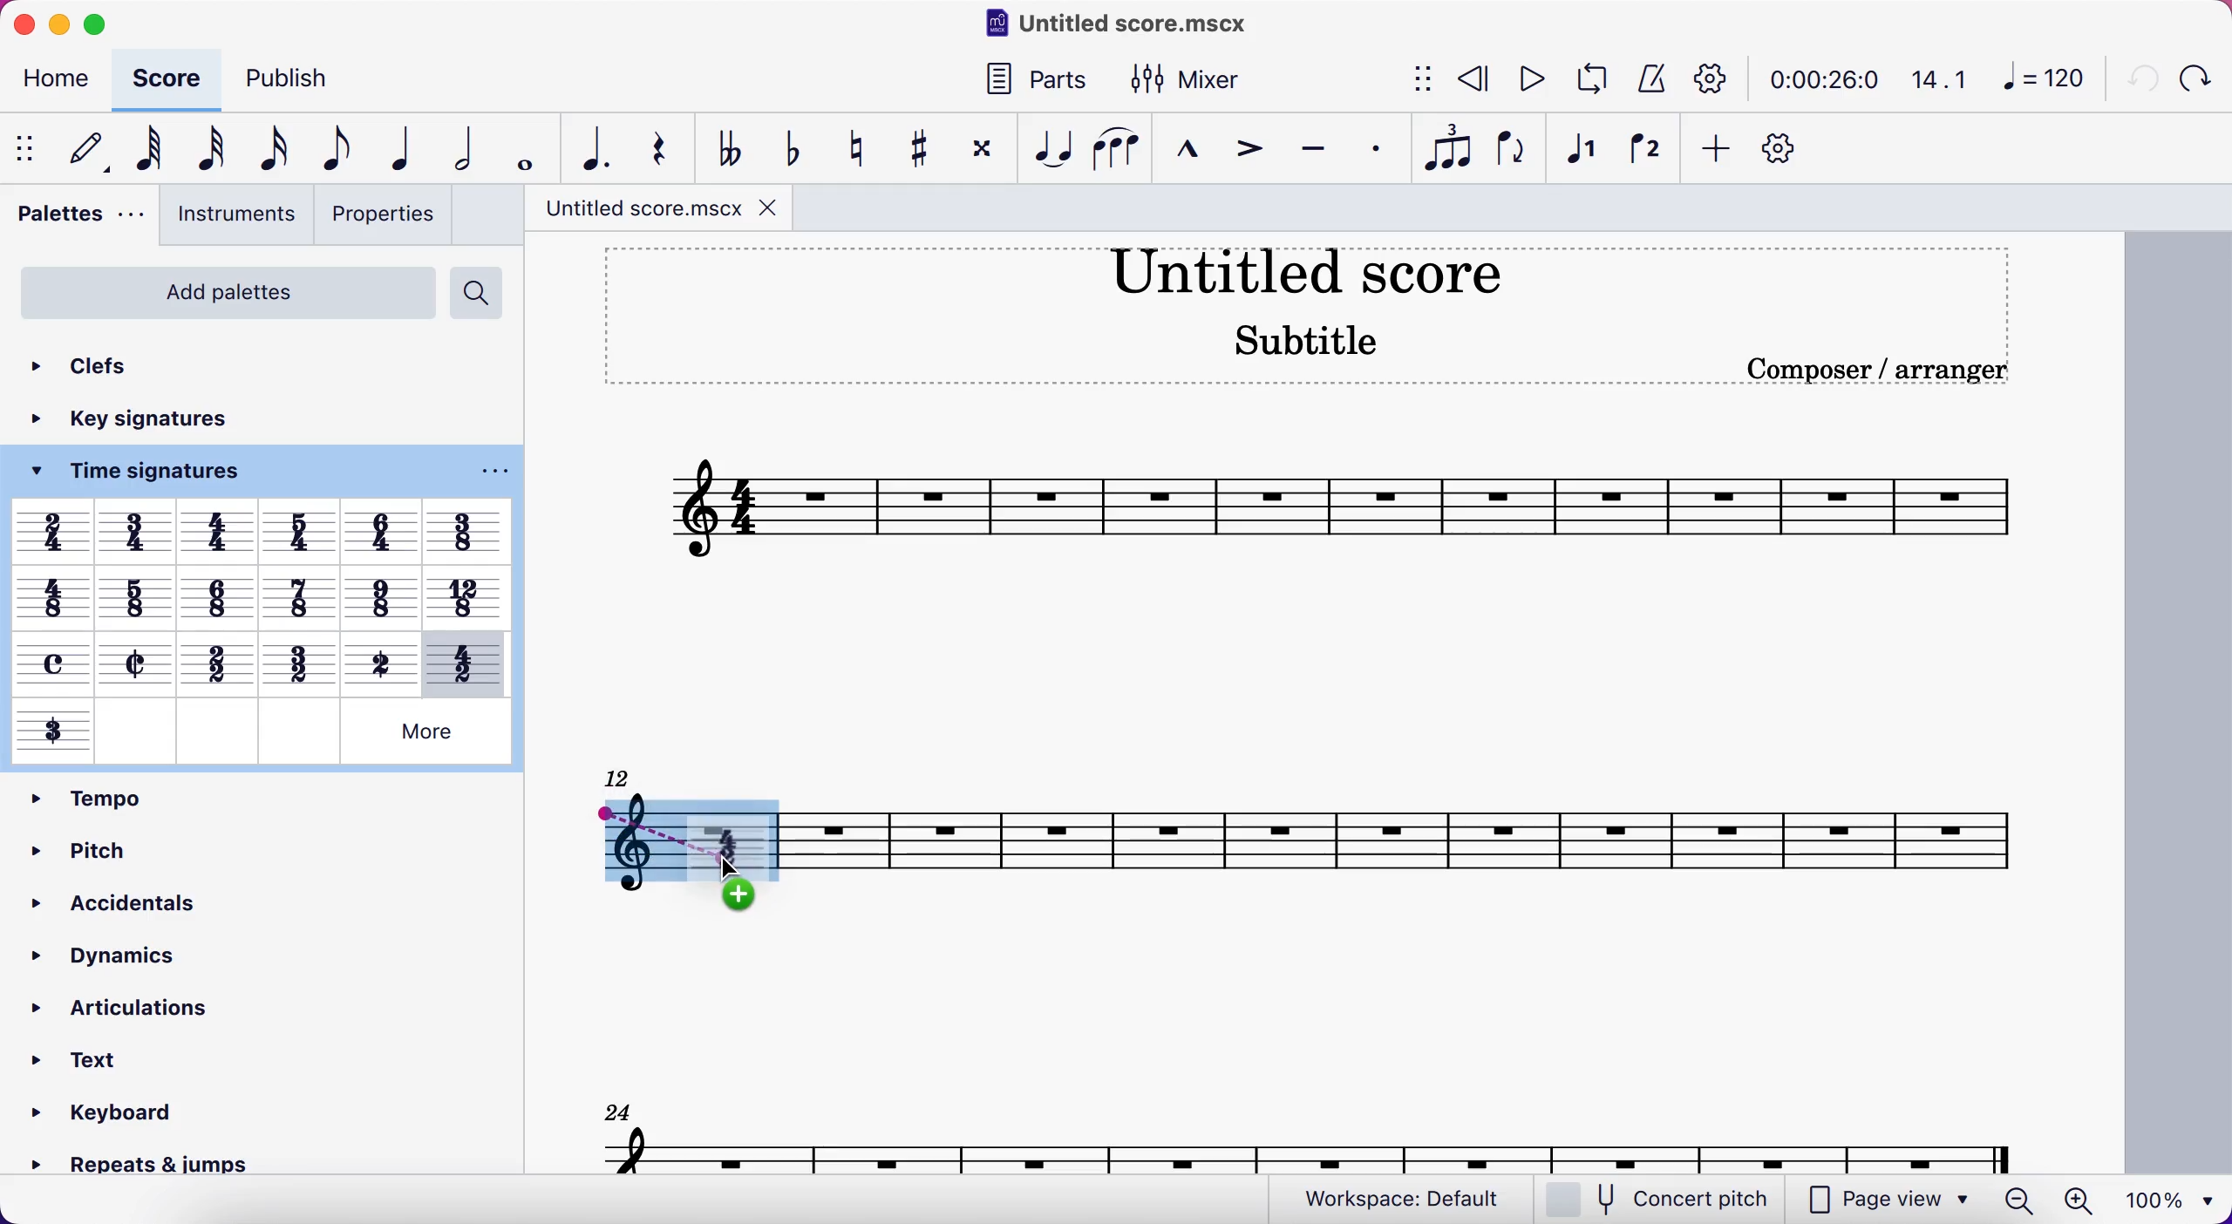 The height and width of the screenshot is (1224, 2232). Describe the element at coordinates (268, 147) in the screenshot. I see `16th note` at that location.